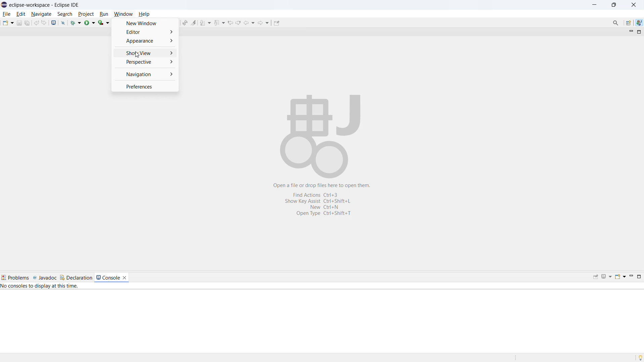 This screenshot has height=362, width=644. I want to click on minimize, so click(631, 277).